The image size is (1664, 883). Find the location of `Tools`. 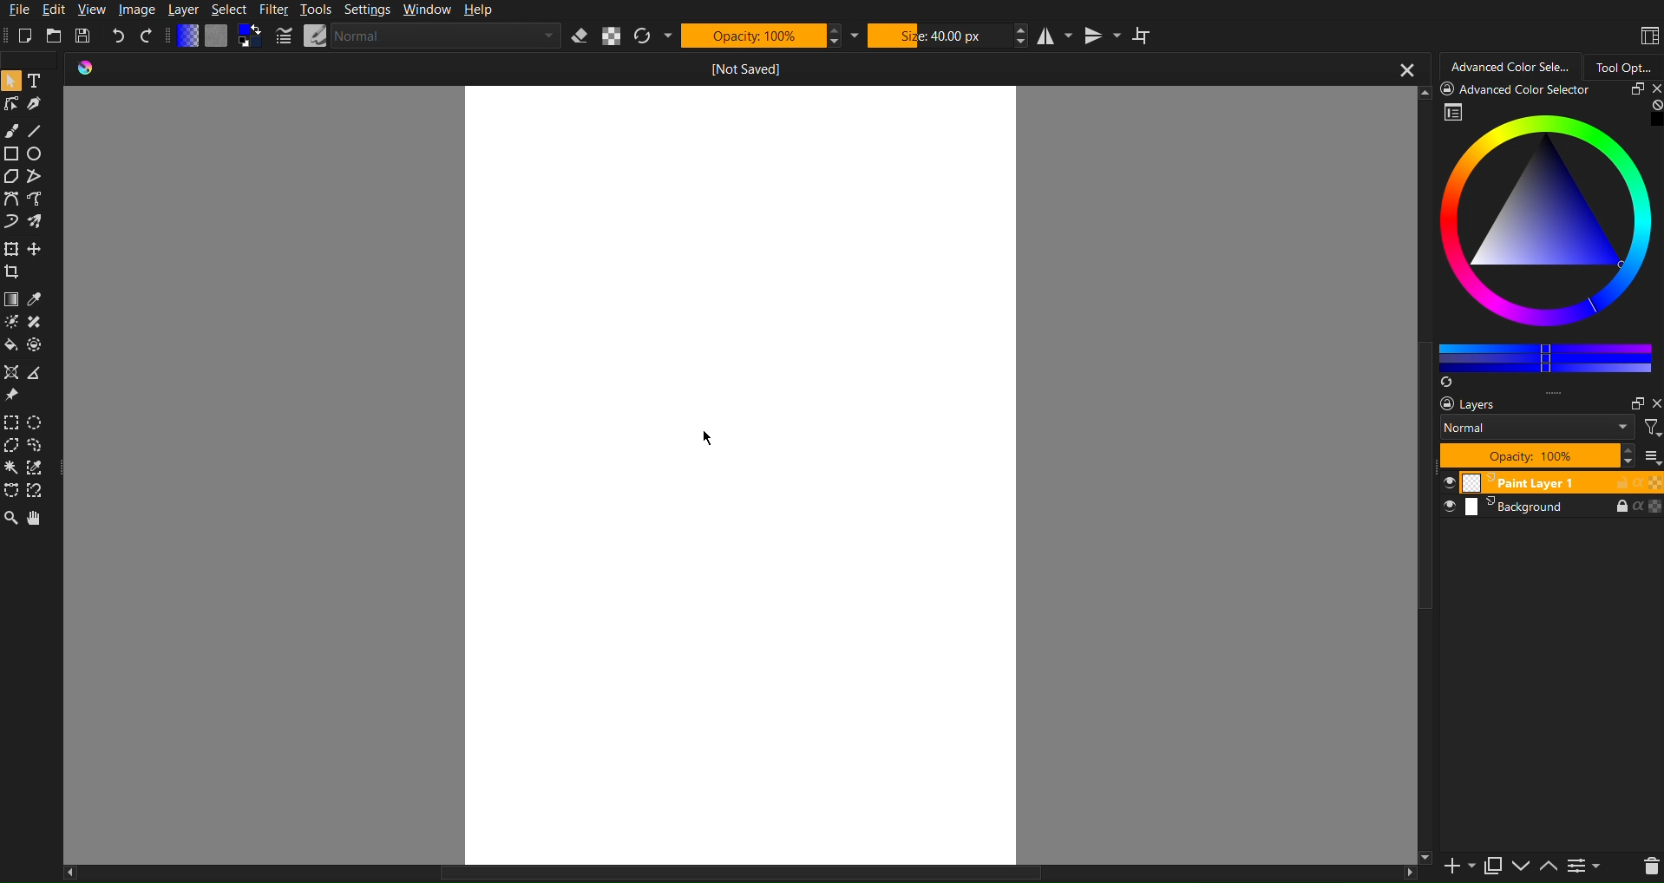

Tools is located at coordinates (315, 10).